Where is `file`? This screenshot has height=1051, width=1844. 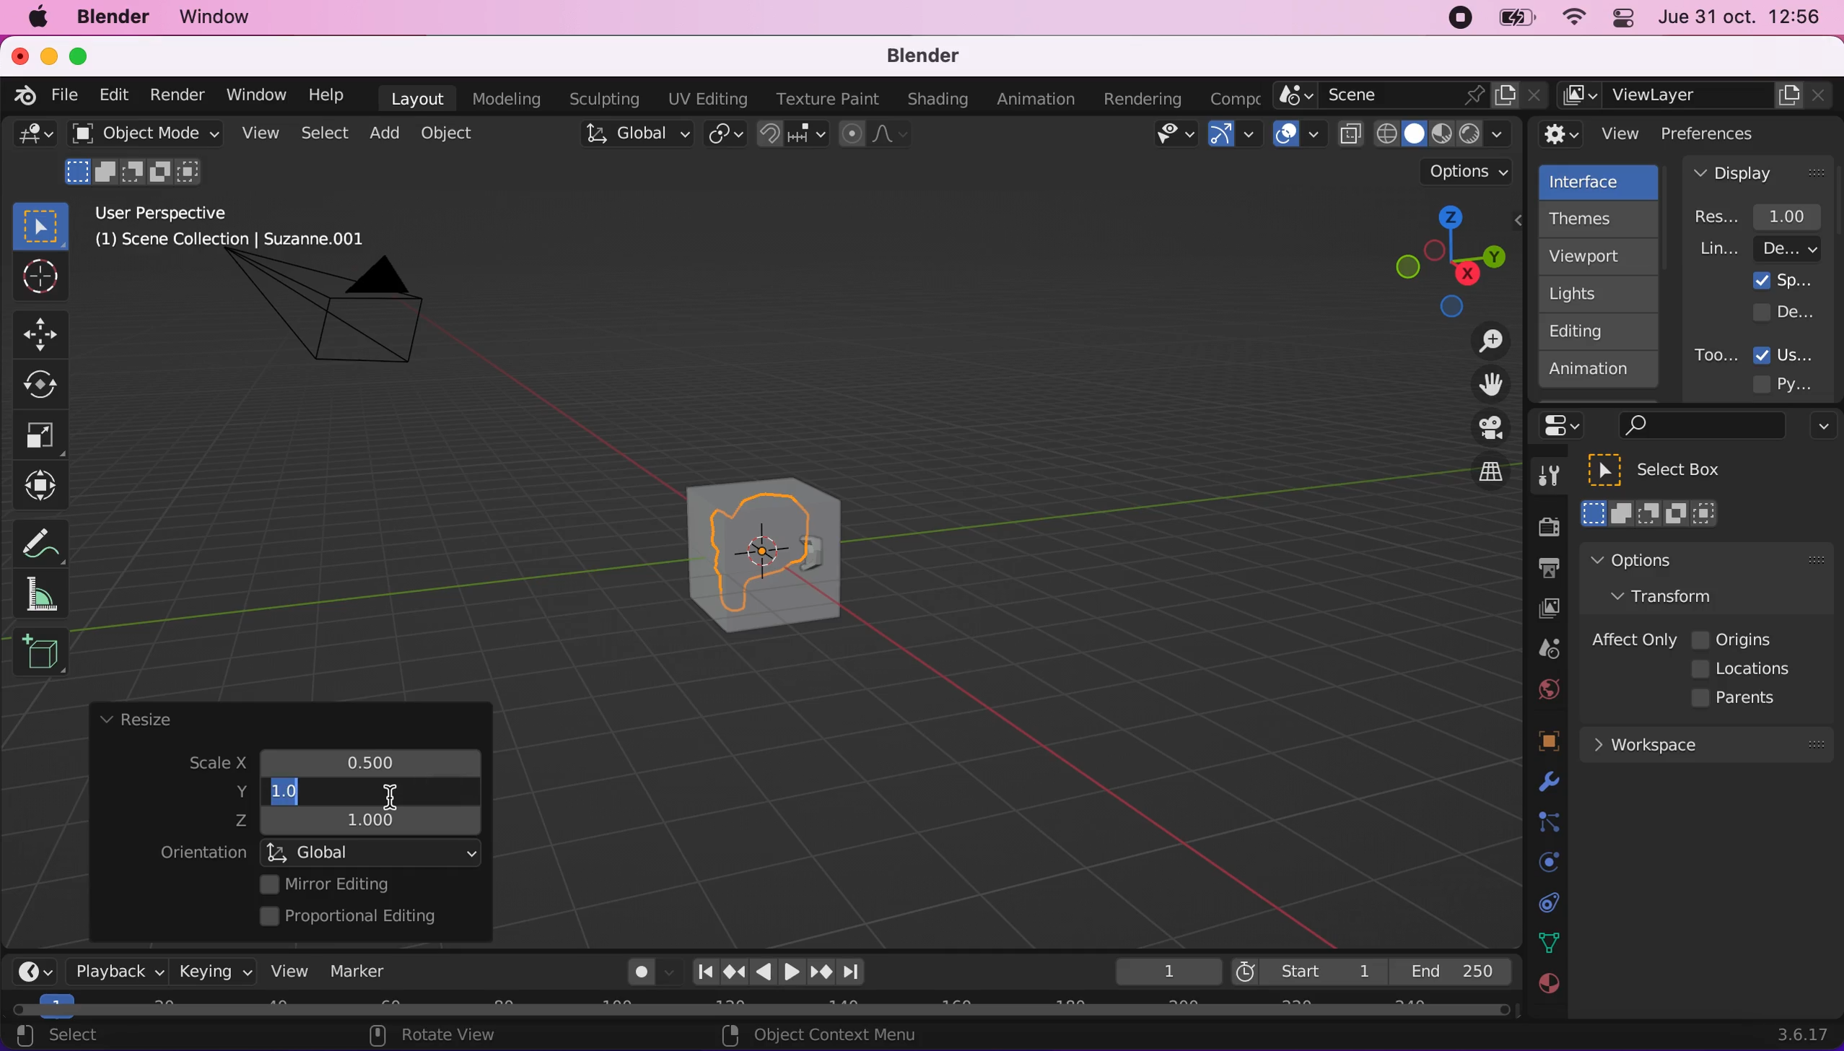 file is located at coordinates (62, 95).